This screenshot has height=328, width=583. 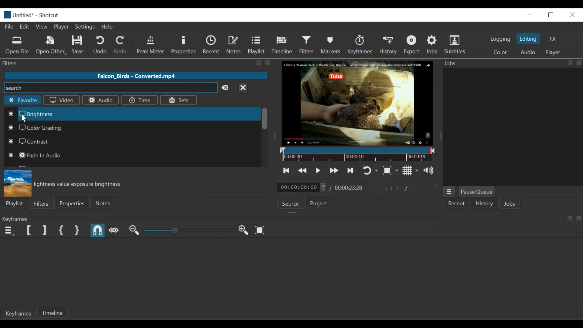 What do you see at coordinates (9, 27) in the screenshot?
I see `File` at bounding box center [9, 27].